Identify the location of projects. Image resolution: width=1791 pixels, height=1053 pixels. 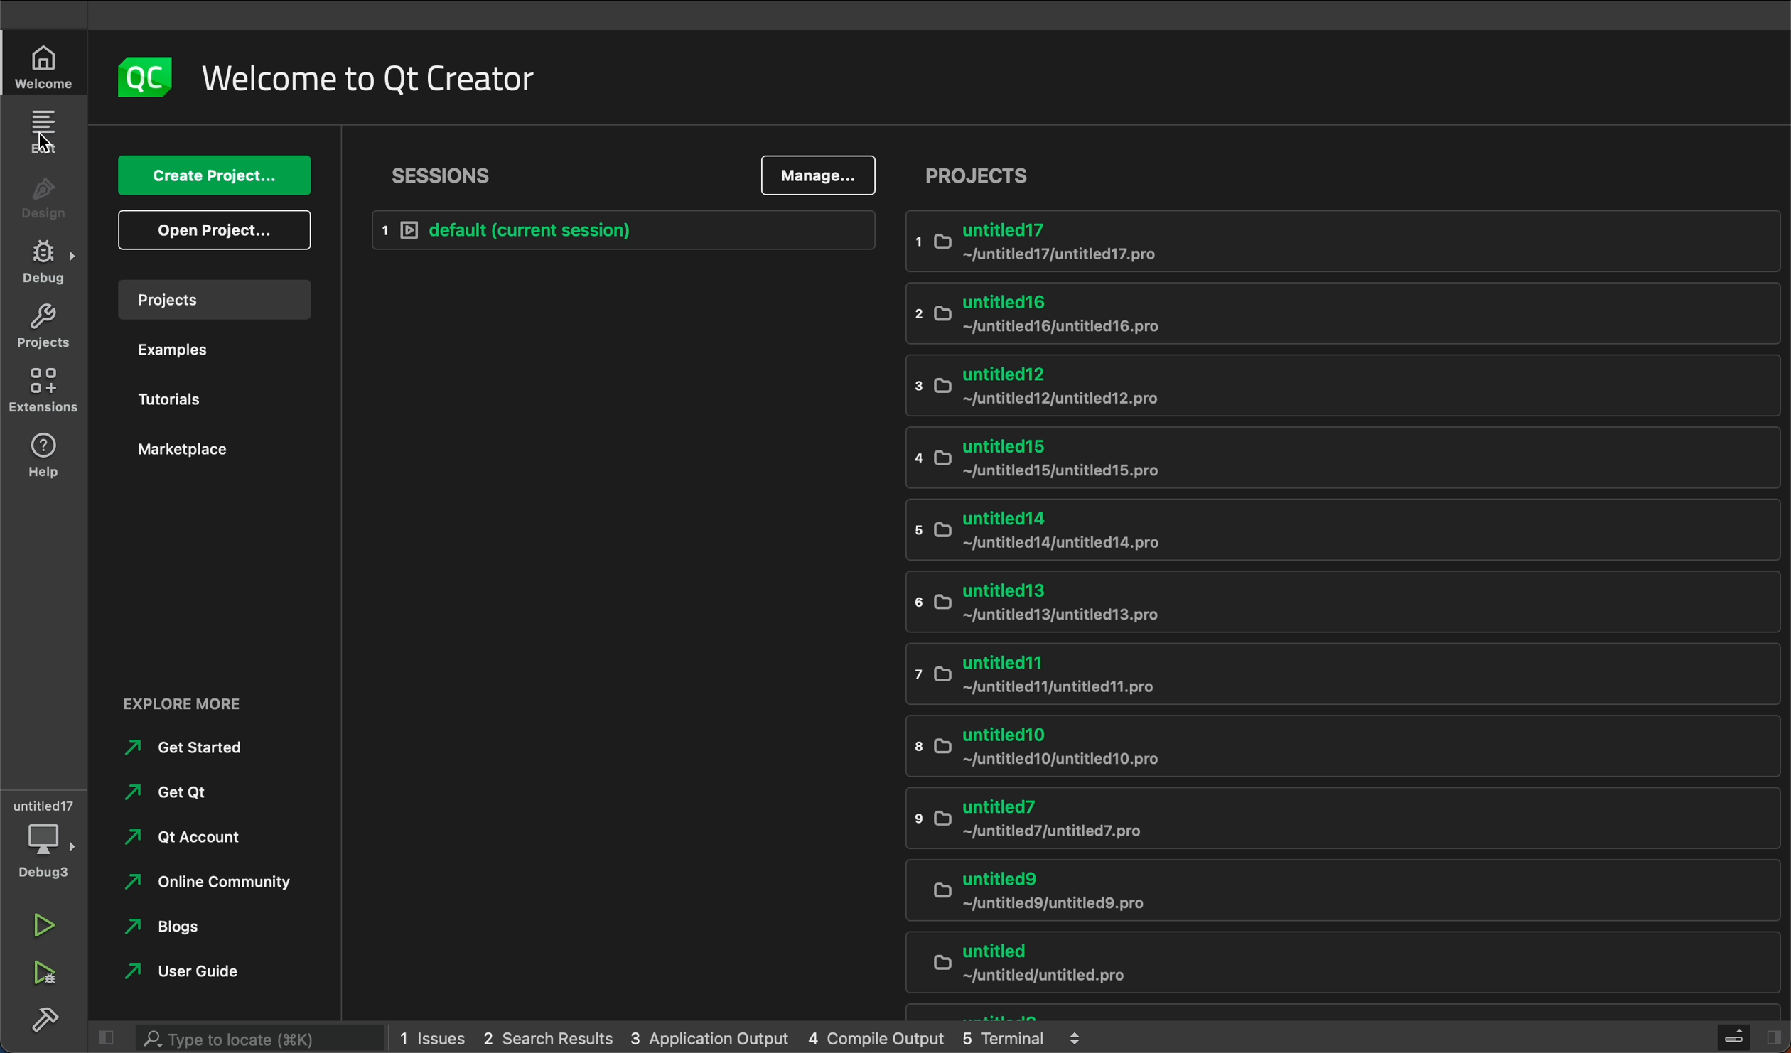
(46, 325).